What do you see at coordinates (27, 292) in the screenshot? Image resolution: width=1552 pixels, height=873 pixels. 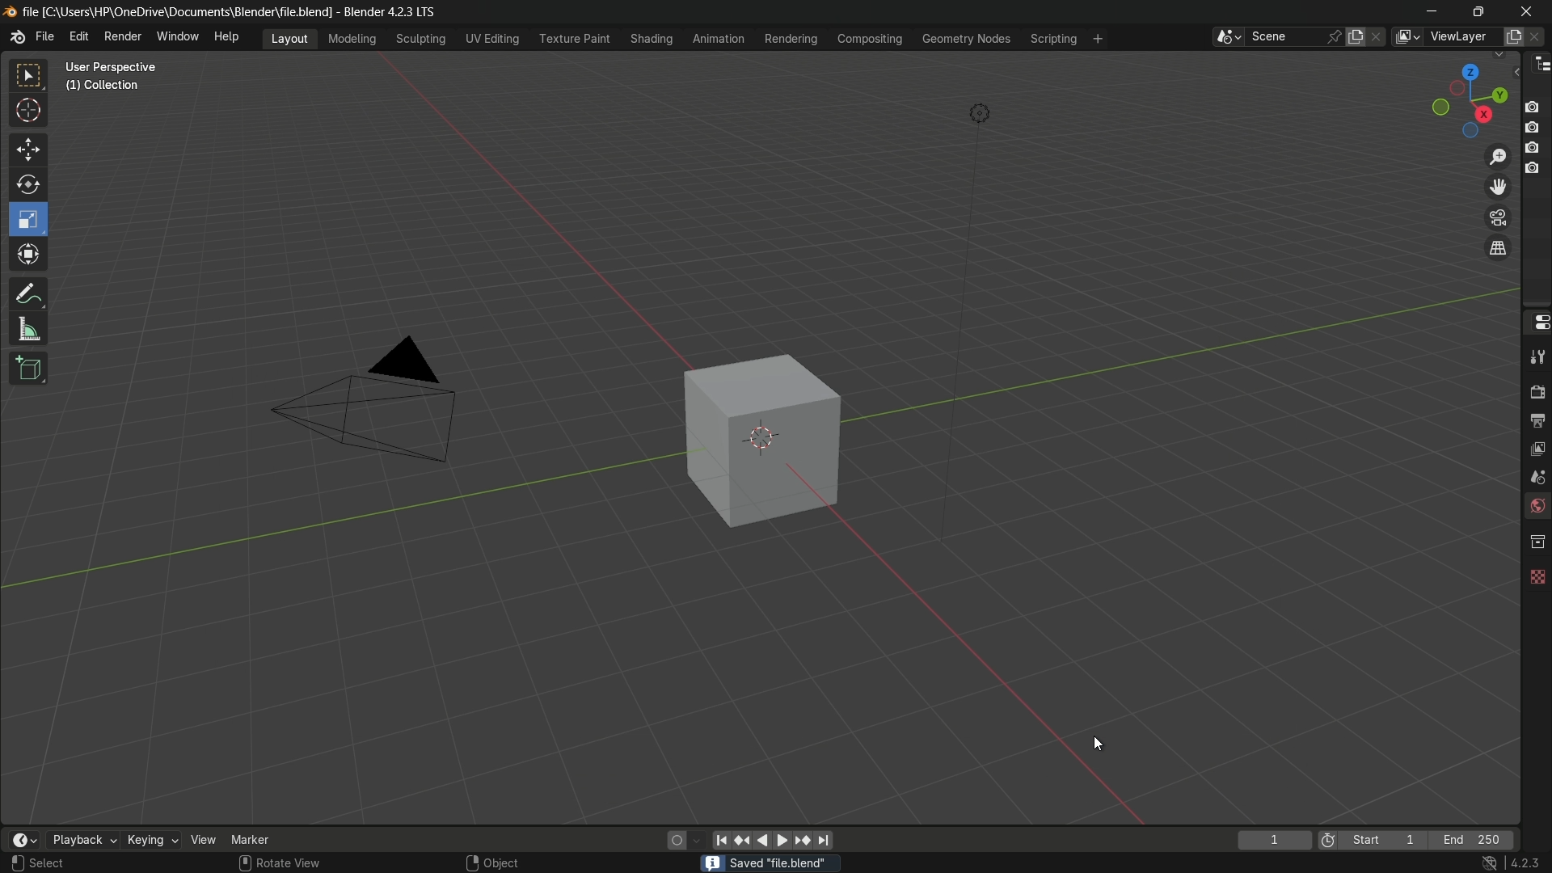 I see `annotate` at bounding box center [27, 292].